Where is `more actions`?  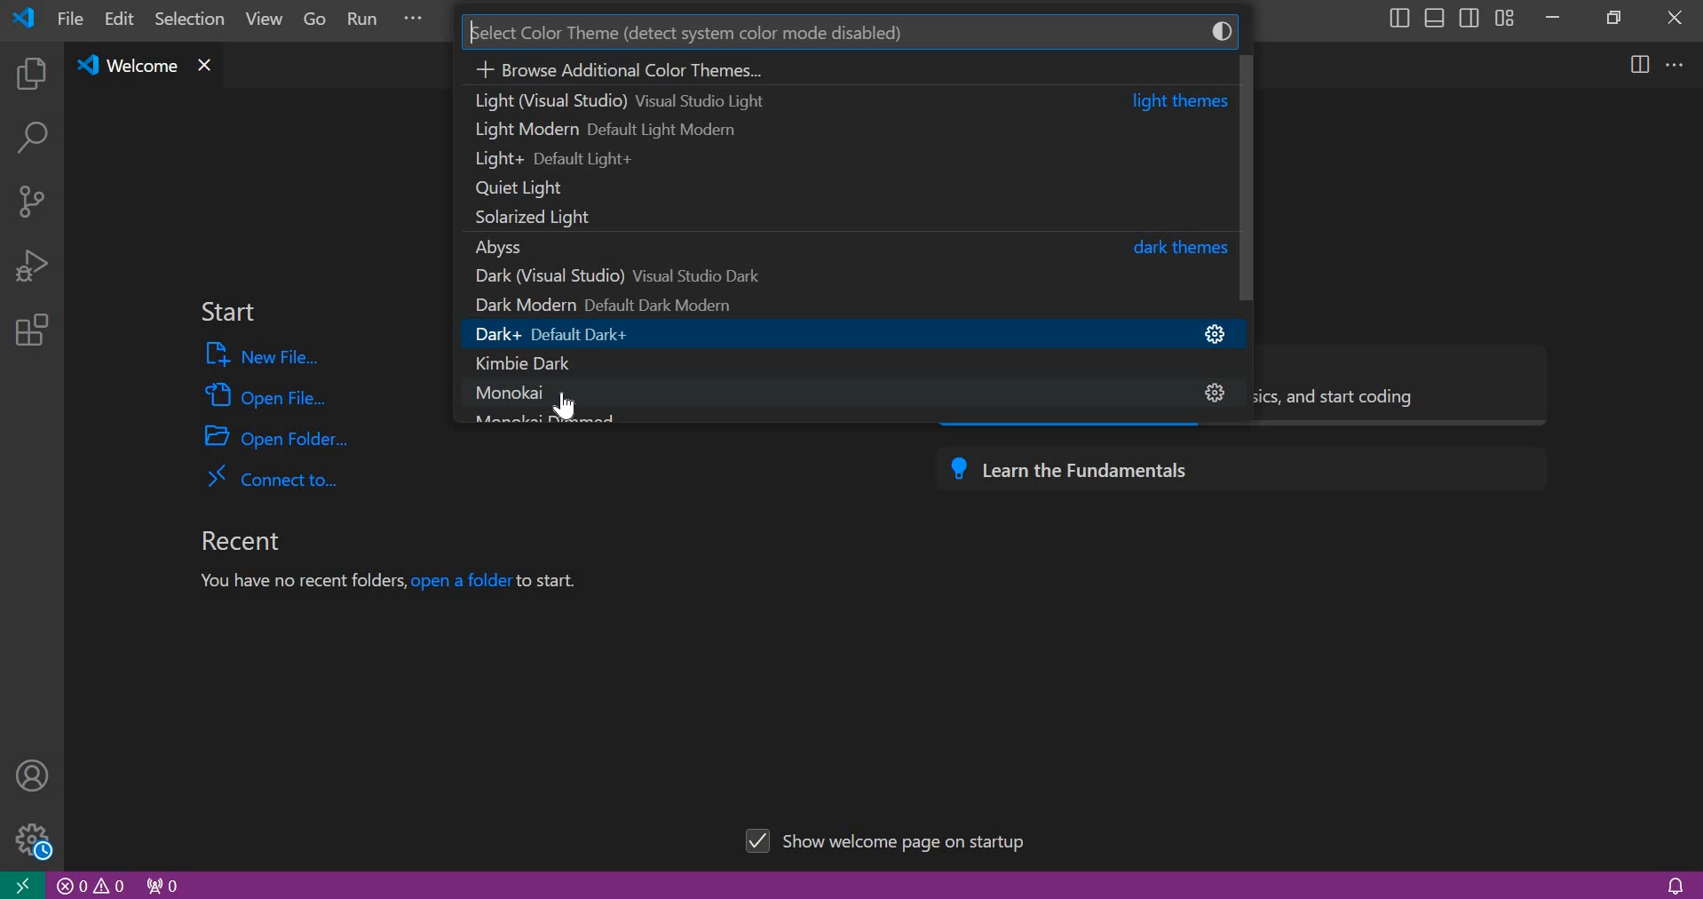 more actions is located at coordinates (1675, 63).